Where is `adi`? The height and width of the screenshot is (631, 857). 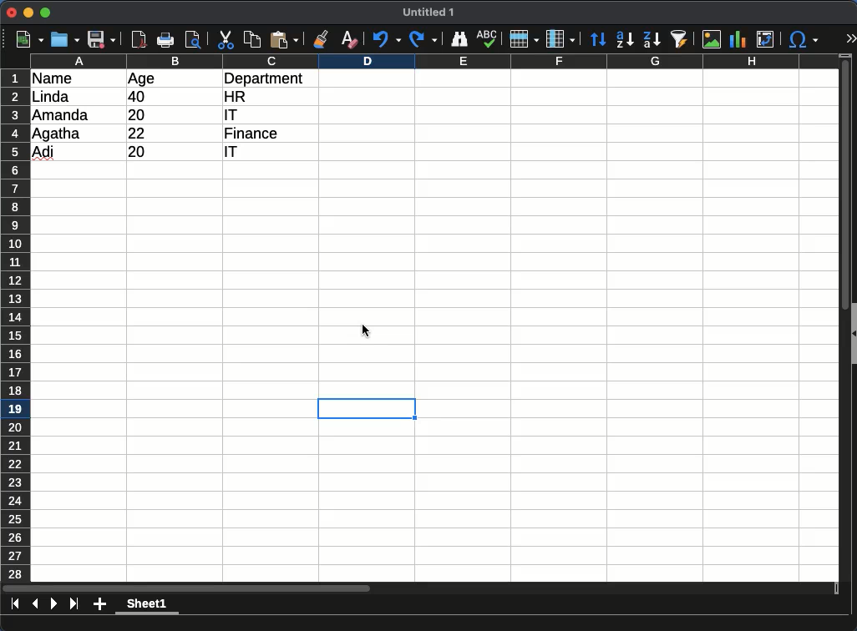 adi is located at coordinates (44, 153).